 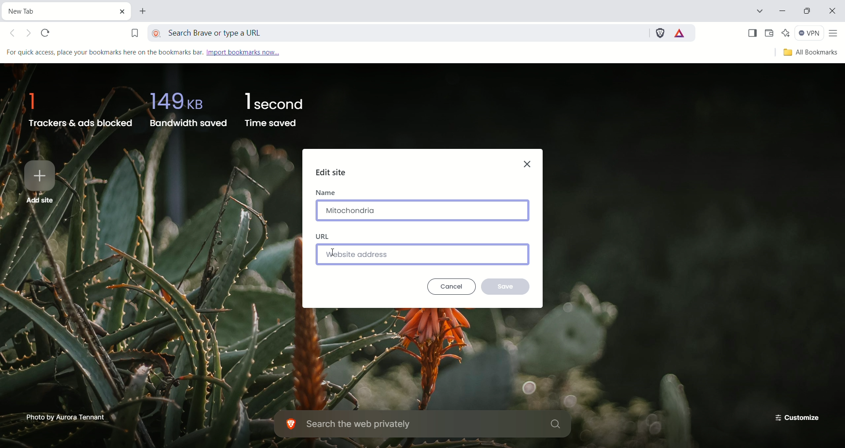 What do you see at coordinates (529, 162) in the screenshot?
I see `close` at bounding box center [529, 162].